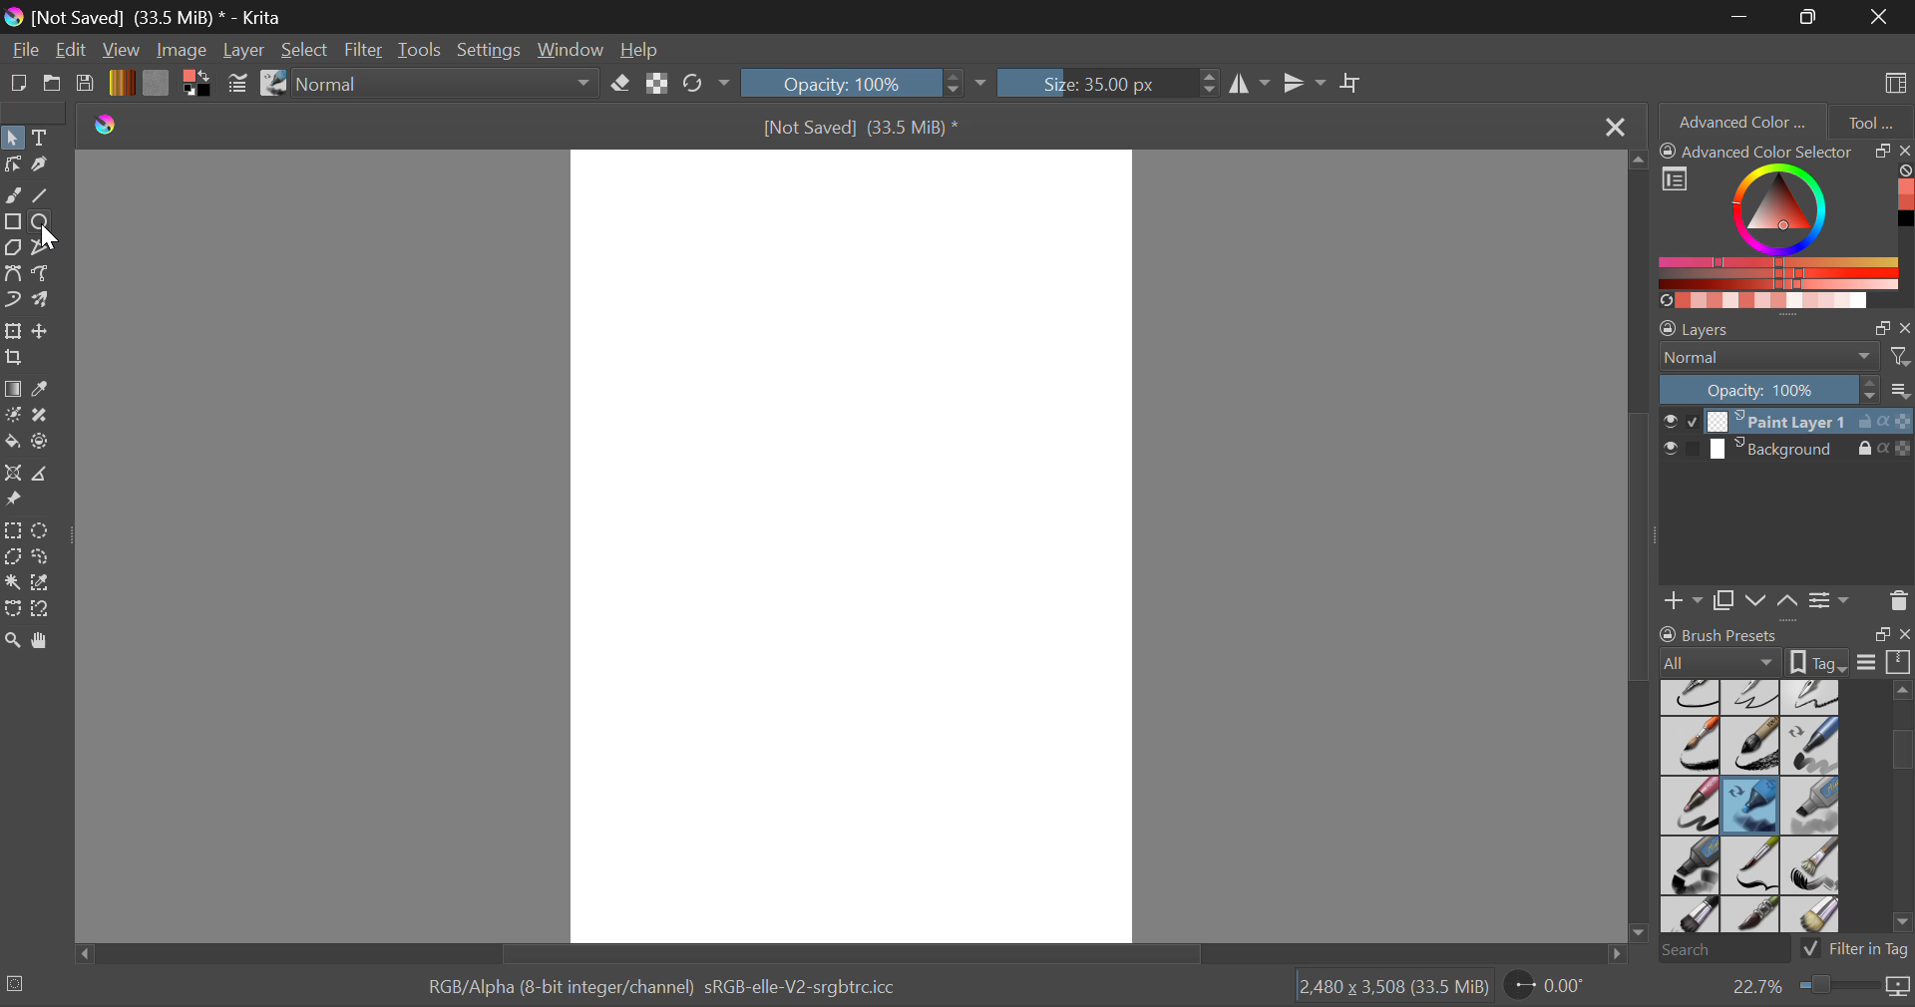  Describe the element at coordinates (43, 223) in the screenshot. I see `Elipse` at that location.